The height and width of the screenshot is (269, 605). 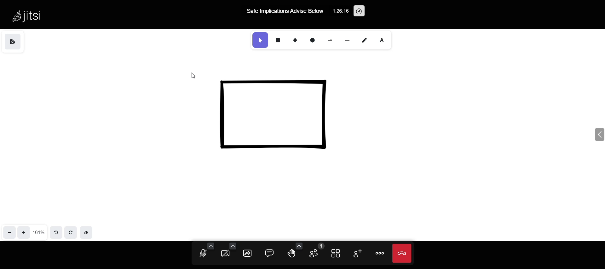 What do you see at coordinates (357, 254) in the screenshot?
I see `invite participants` at bounding box center [357, 254].